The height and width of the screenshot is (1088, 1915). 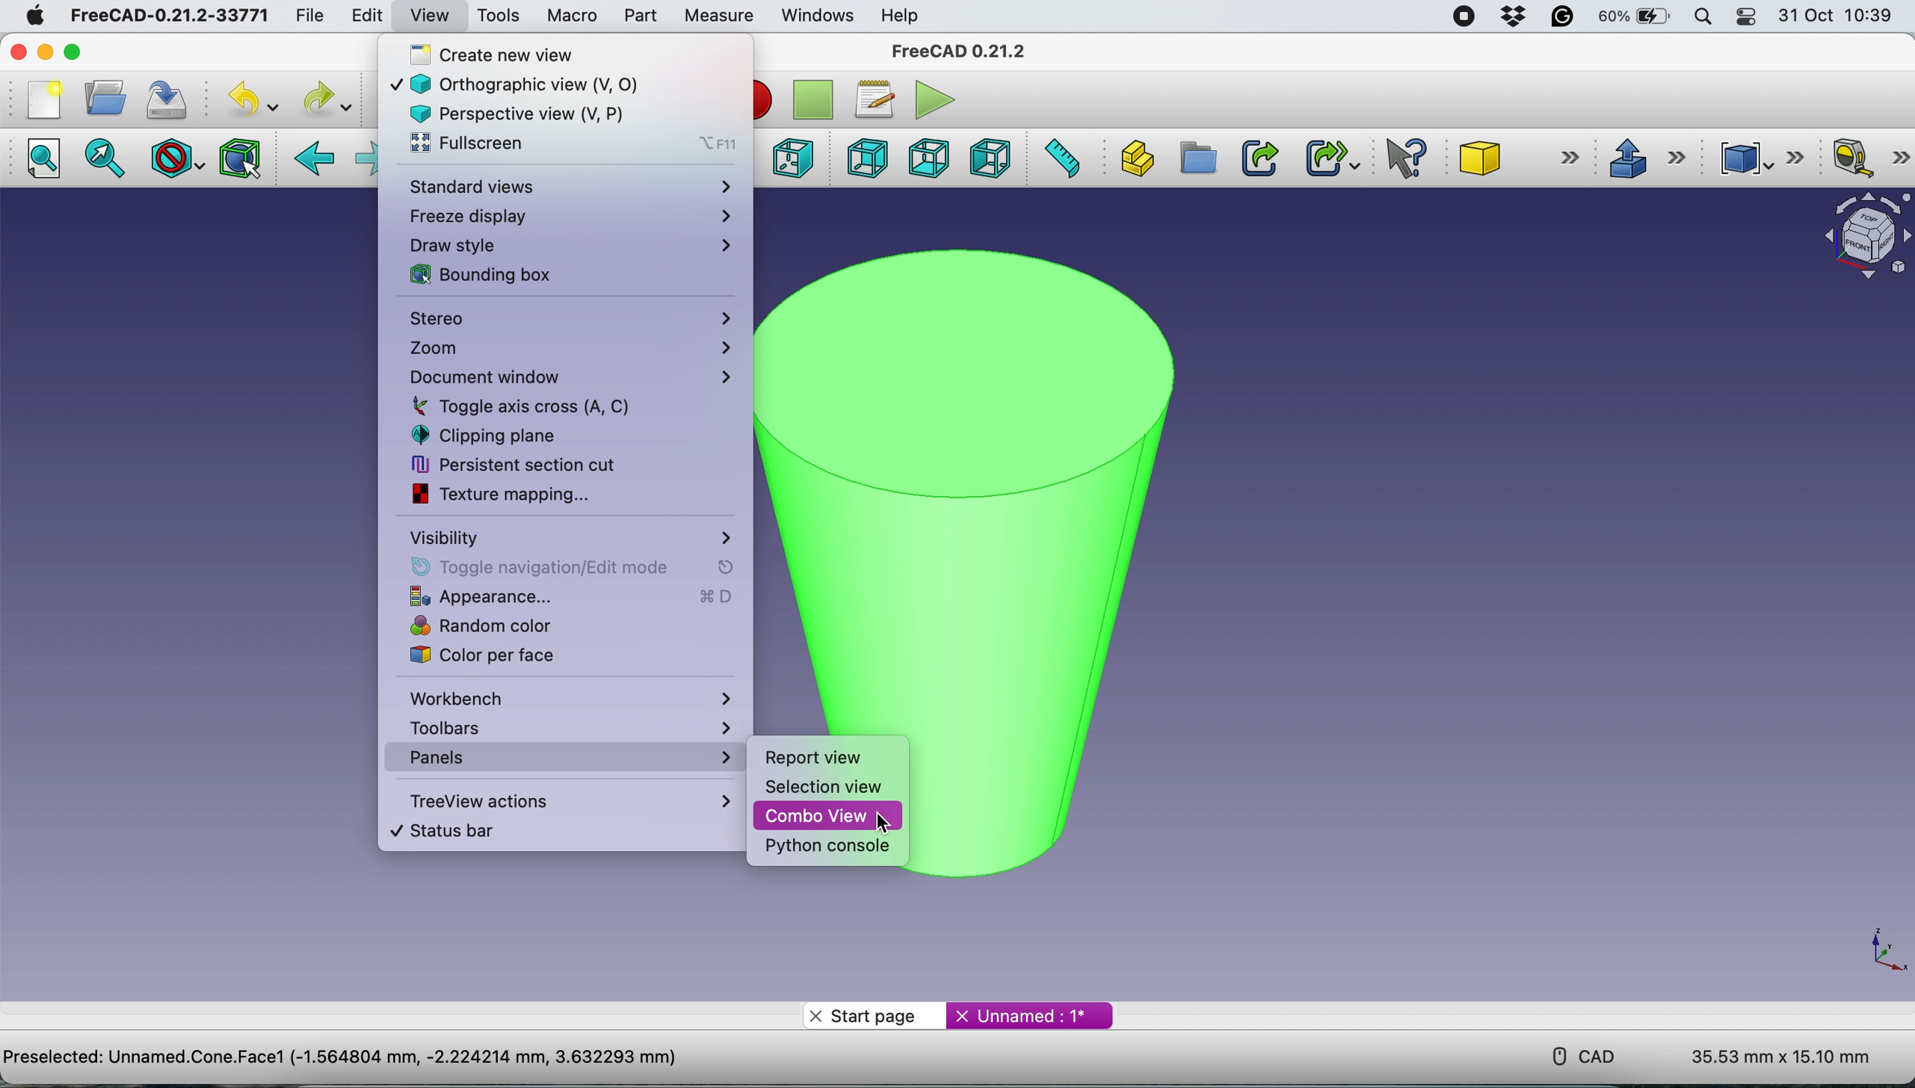 What do you see at coordinates (887, 825) in the screenshot?
I see `cursor` at bounding box center [887, 825].